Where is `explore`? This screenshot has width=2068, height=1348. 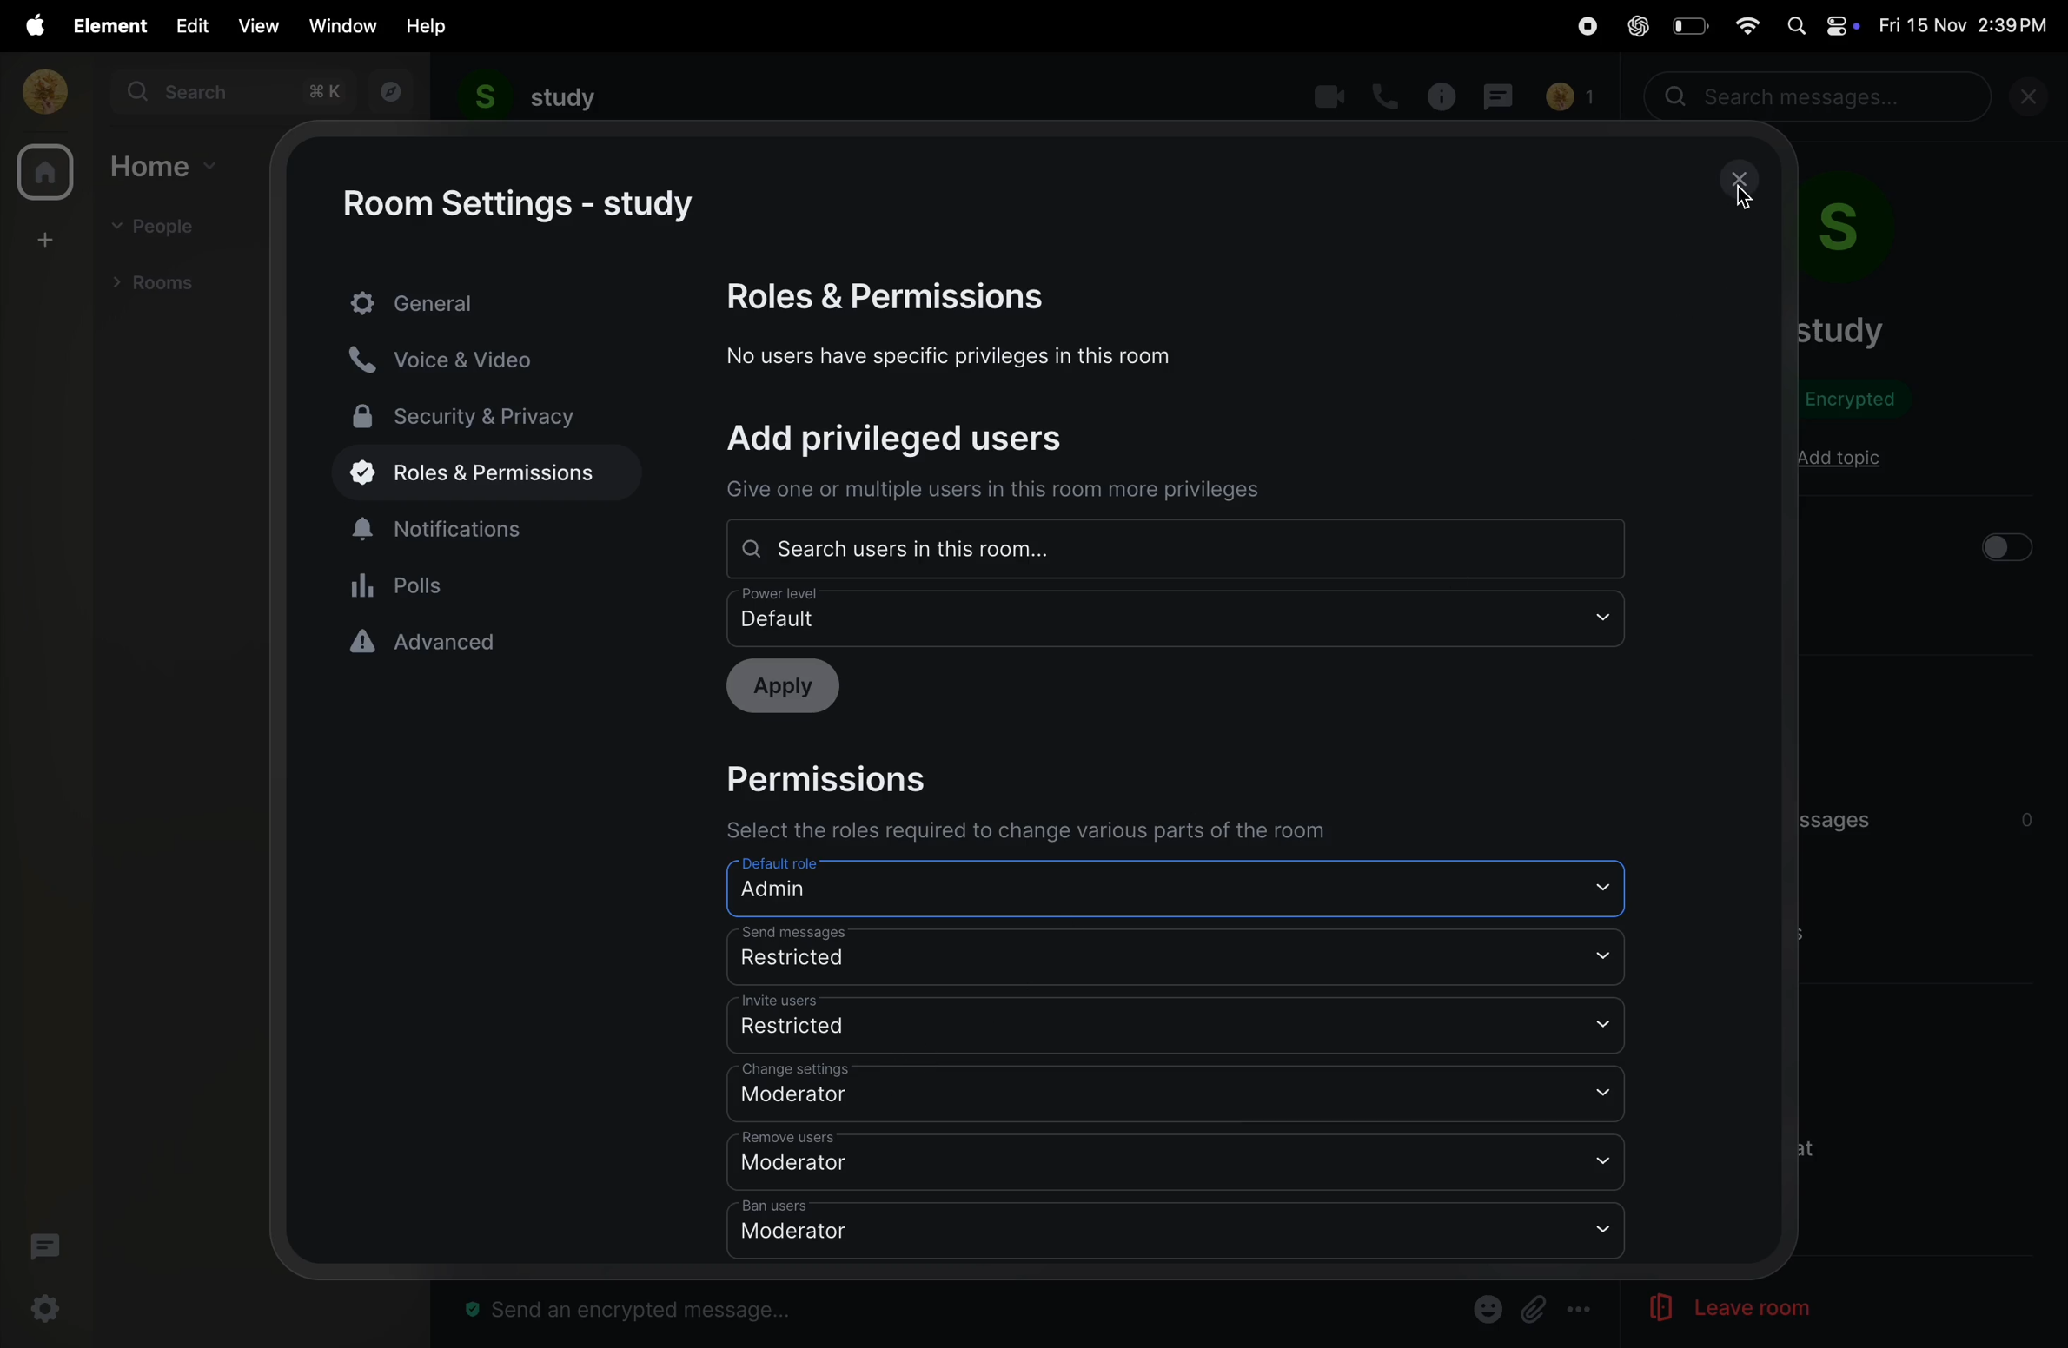
explore is located at coordinates (387, 92).